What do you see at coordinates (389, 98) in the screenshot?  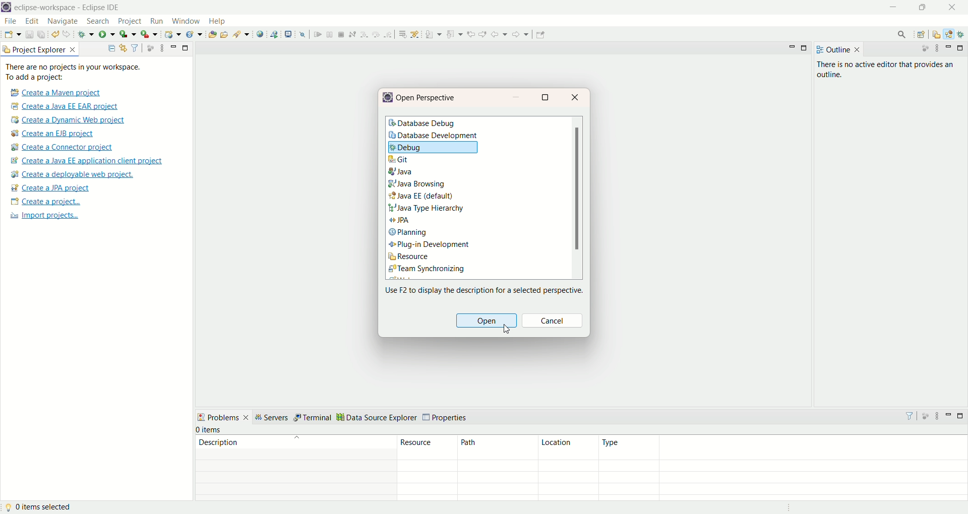 I see `logo` at bounding box center [389, 98].